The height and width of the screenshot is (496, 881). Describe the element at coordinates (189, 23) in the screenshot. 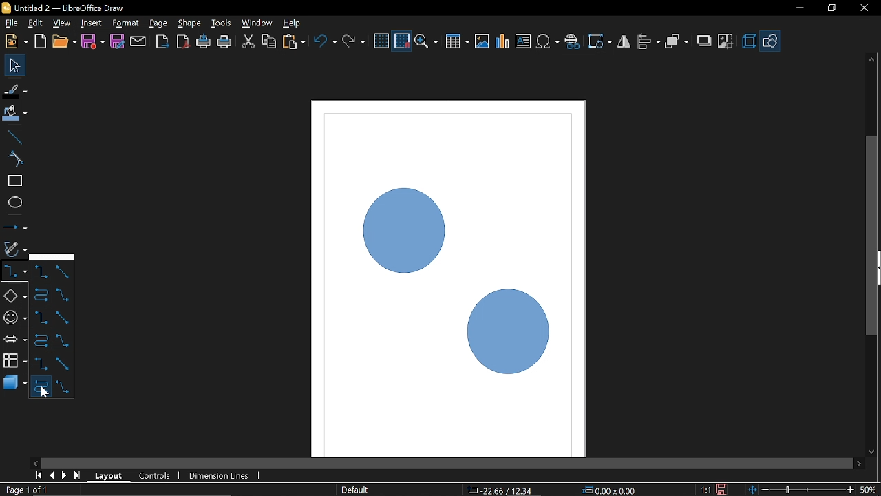

I see `Shape` at that location.